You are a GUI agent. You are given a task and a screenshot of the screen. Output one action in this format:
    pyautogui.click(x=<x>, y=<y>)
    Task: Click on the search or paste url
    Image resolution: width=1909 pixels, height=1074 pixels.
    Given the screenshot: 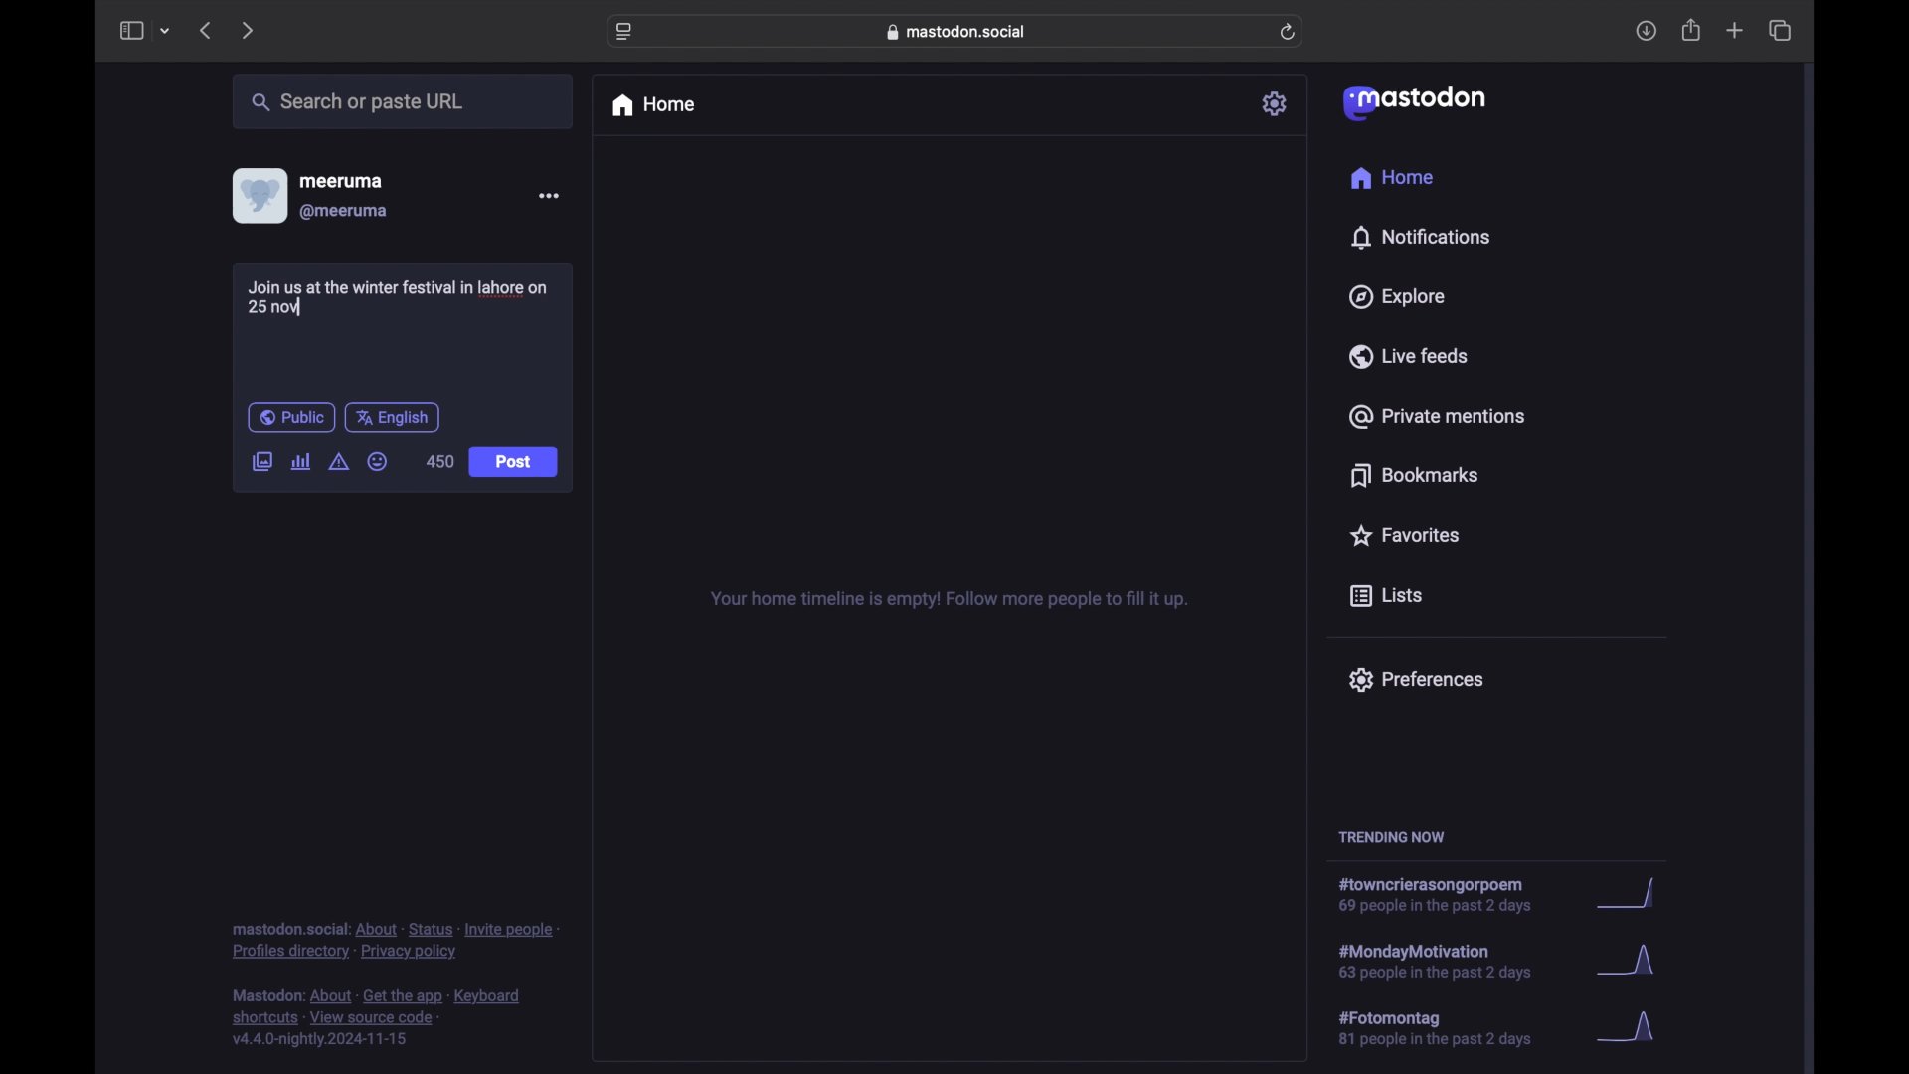 What is the action you would take?
    pyautogui.click(x=357, y=102)
    